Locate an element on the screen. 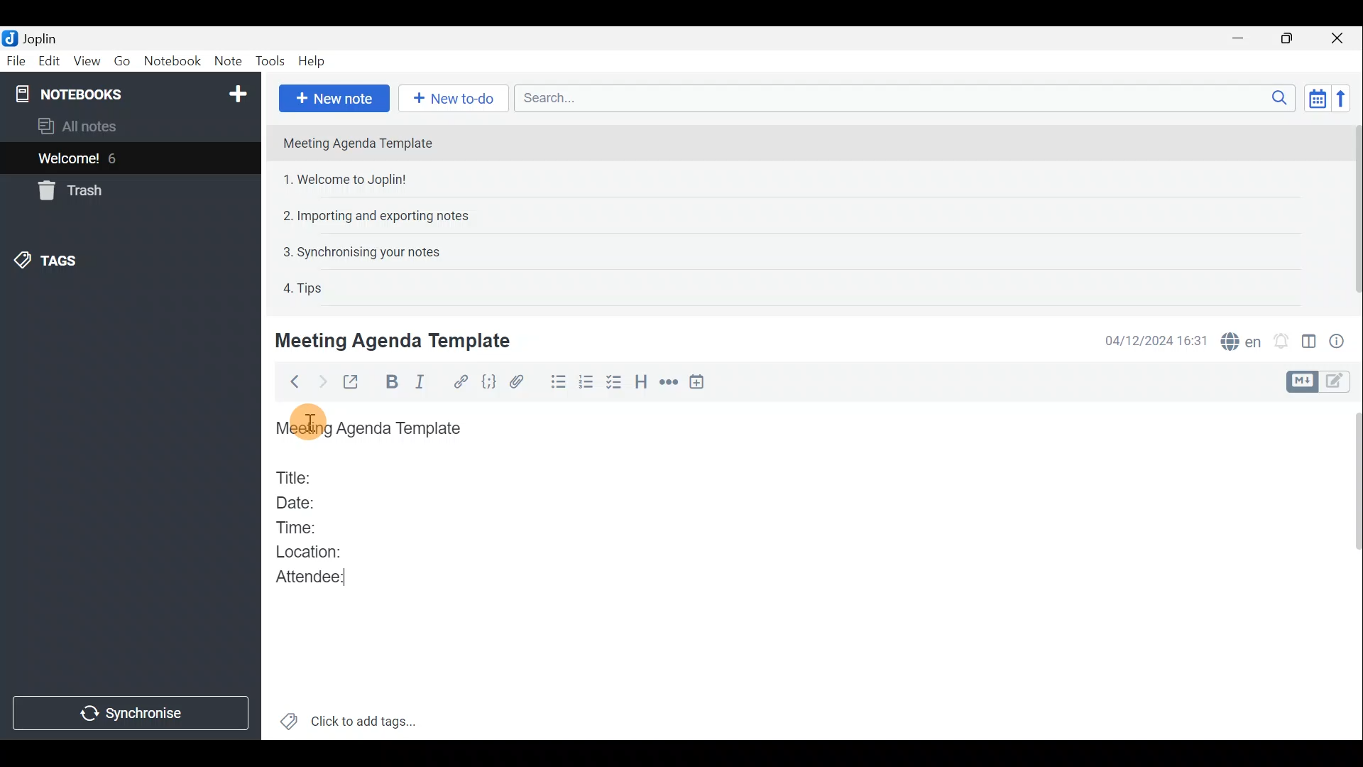 The image size is (1363, 767). Italic is located at coordinates (428, 383).